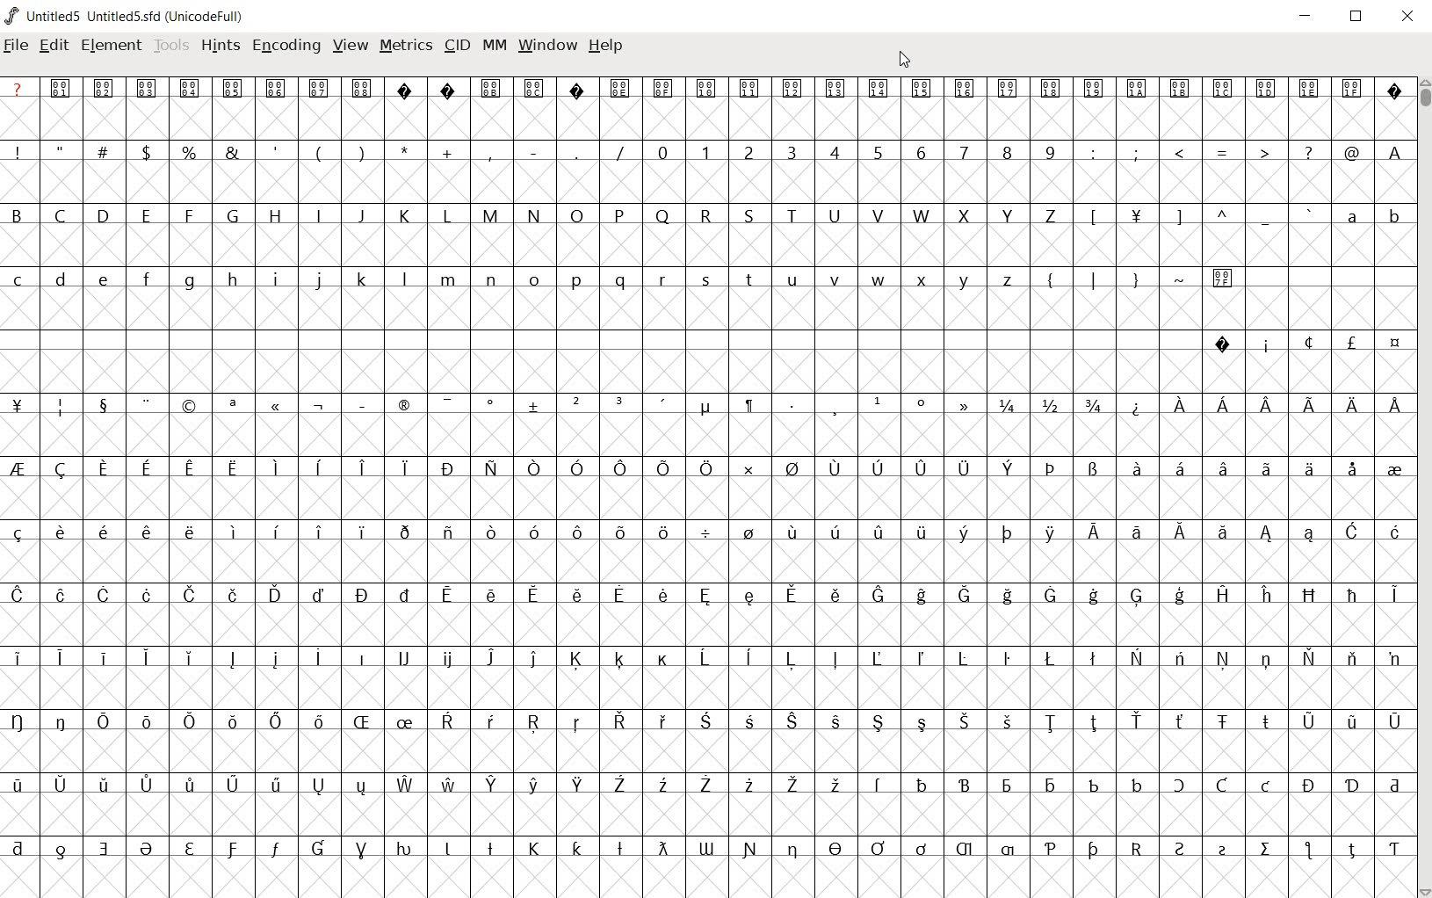  What do you see at coordinates (834, 596) in the screenshot?
I see `Symbol` at bounding box center [834, 596].